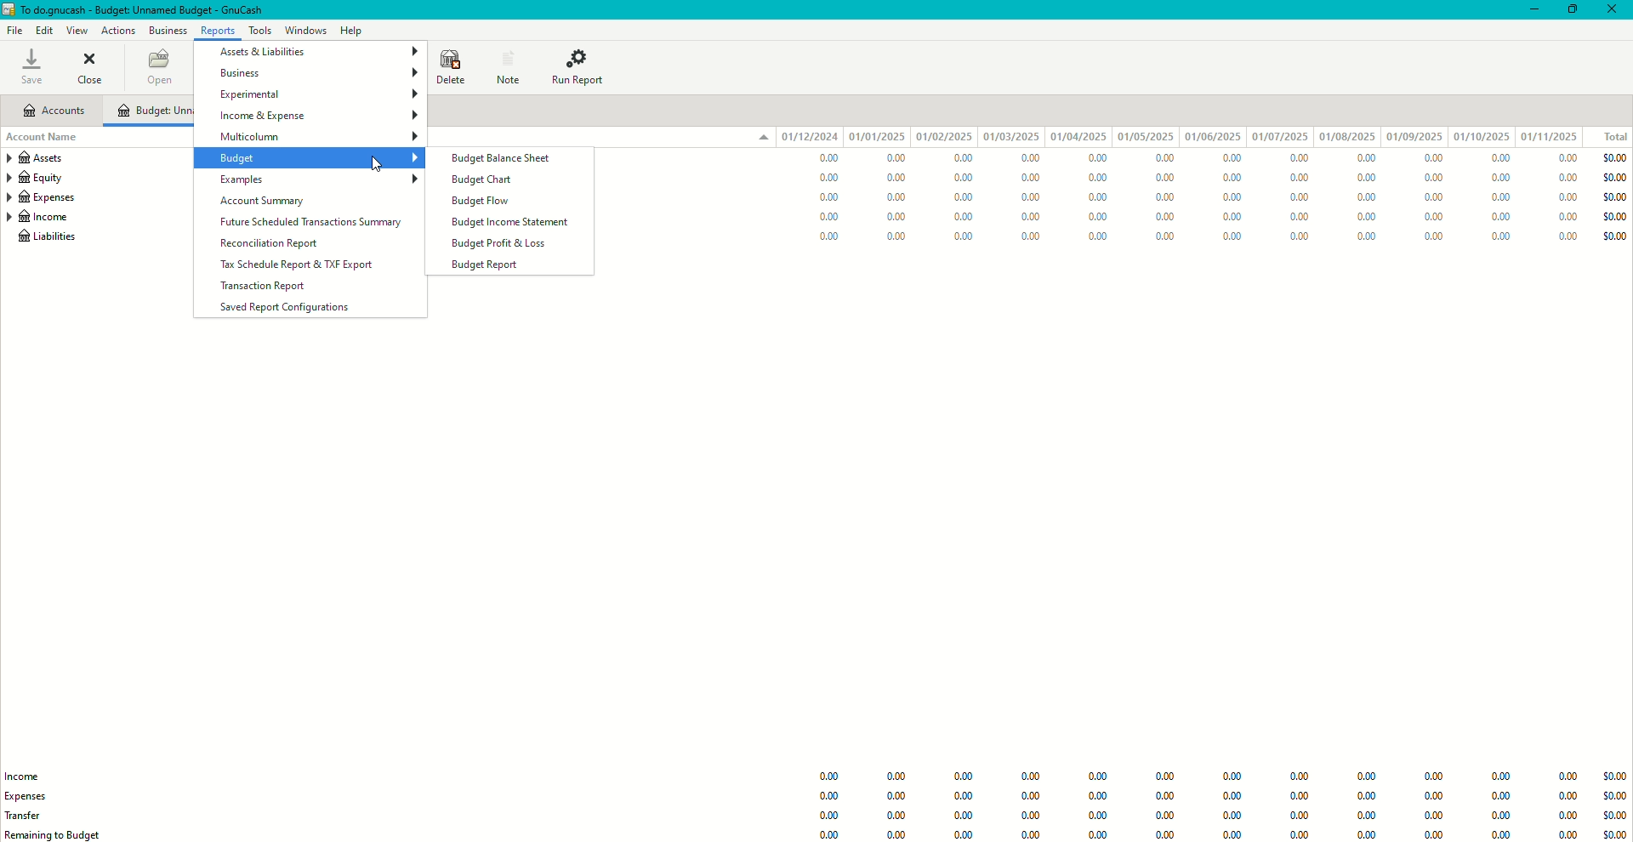  I want to click on 0.00, so click(1432, 834).